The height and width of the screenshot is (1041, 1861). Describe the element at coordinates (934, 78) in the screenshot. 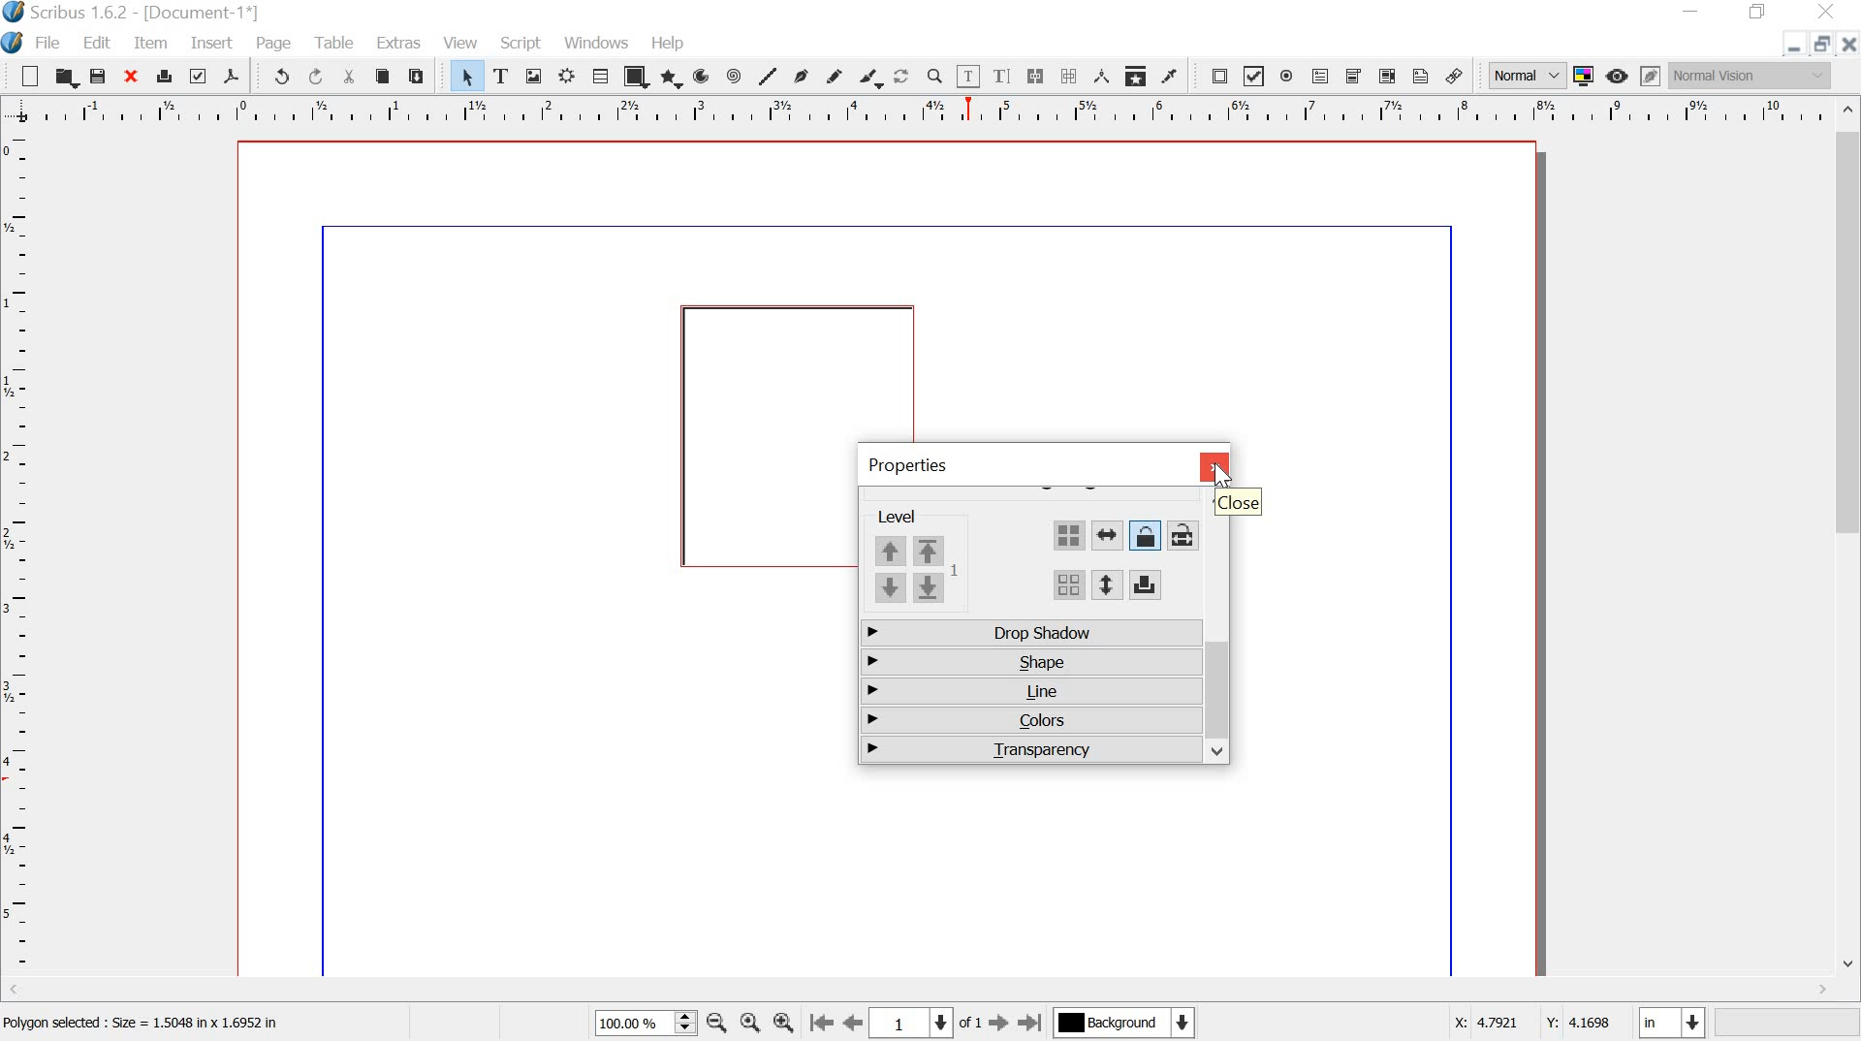

I see `zoom in or out` at that location.